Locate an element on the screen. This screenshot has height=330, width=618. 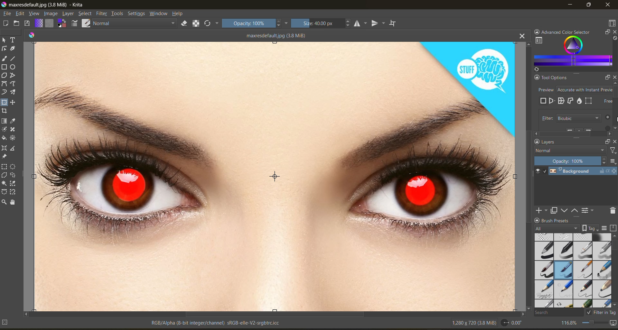
vertical  mirror tool is located at coordinates (379, 23).